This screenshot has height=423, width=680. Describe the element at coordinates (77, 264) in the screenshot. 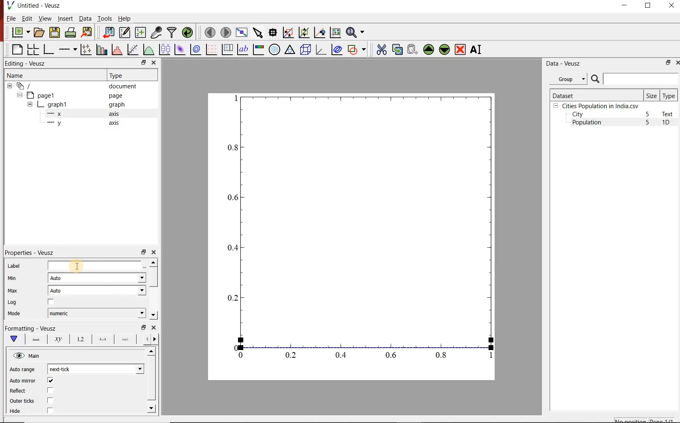

I see `cursor` at that location.